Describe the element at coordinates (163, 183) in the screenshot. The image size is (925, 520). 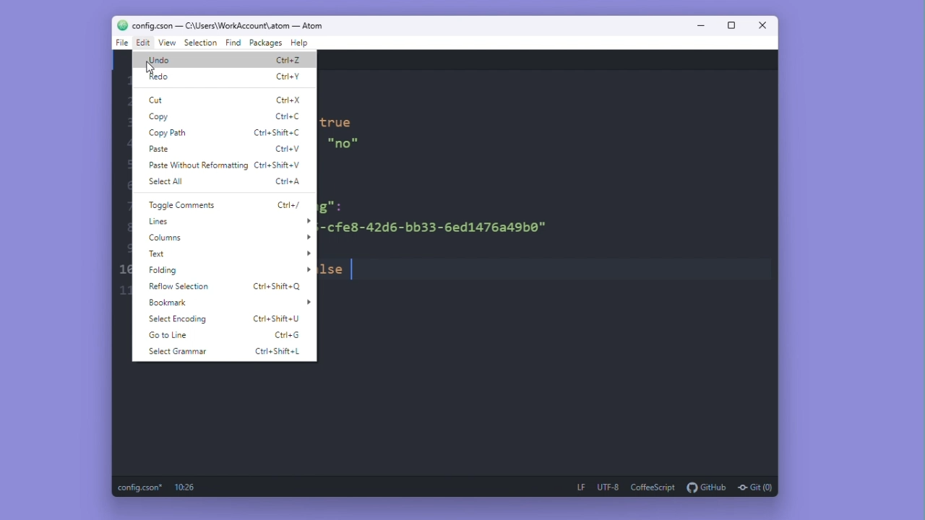
I see `select all` at that location.